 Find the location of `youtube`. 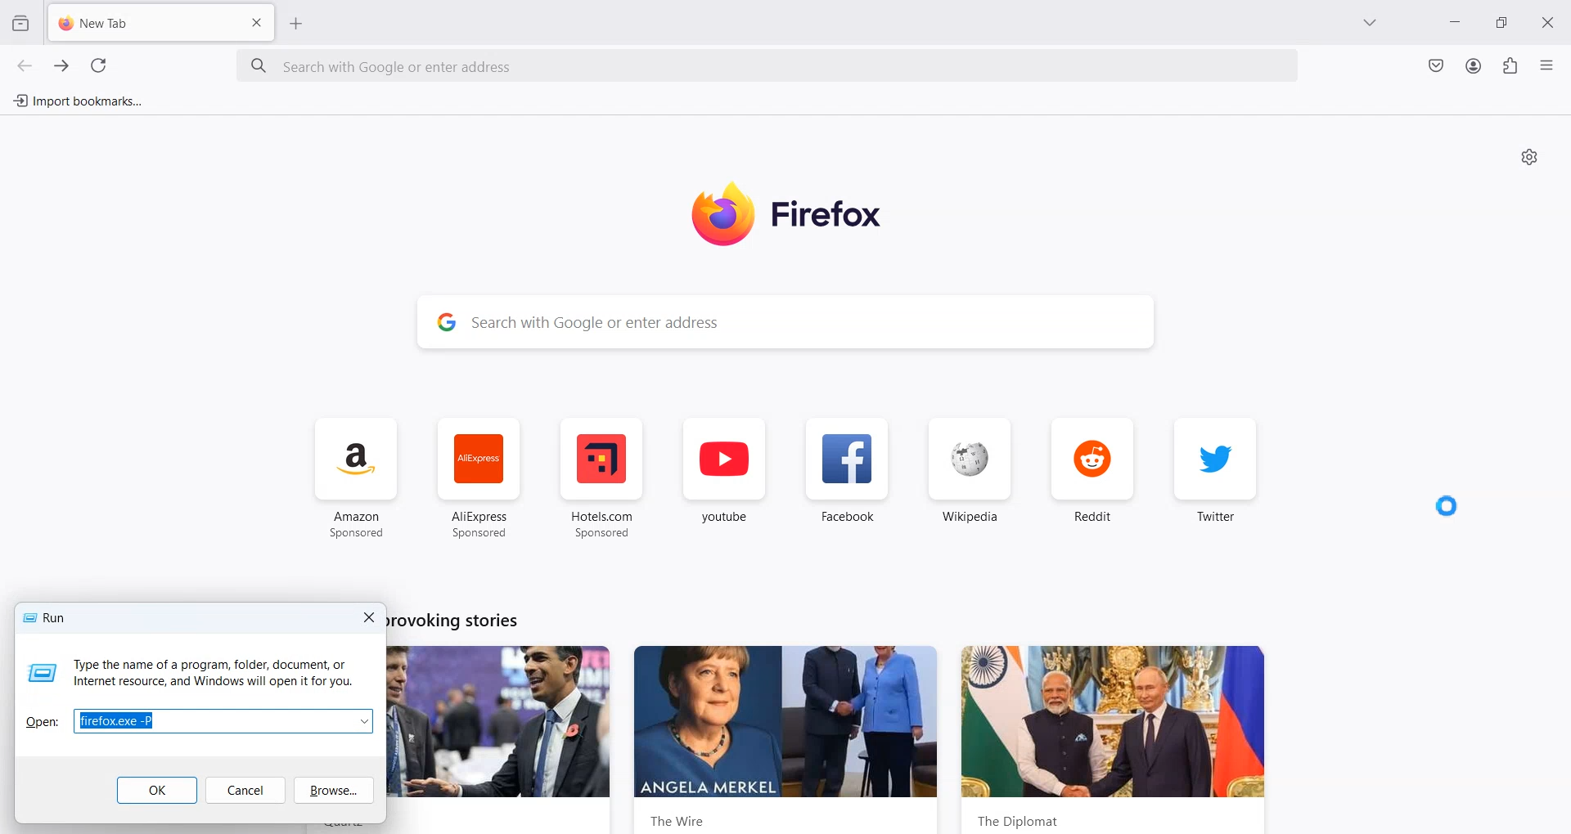

youtube is located at coordinates (725, 481).